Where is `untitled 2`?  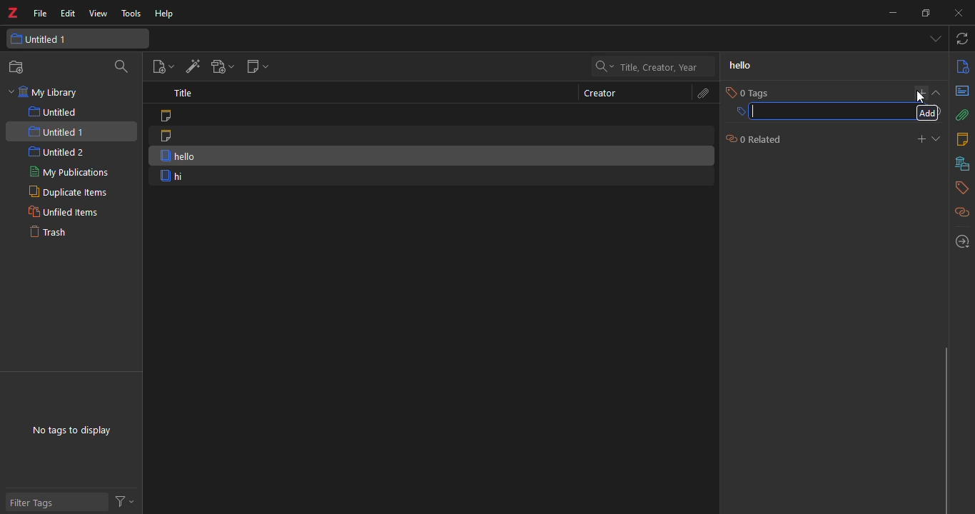 untitled 2 is located at coordinates (57, 152).